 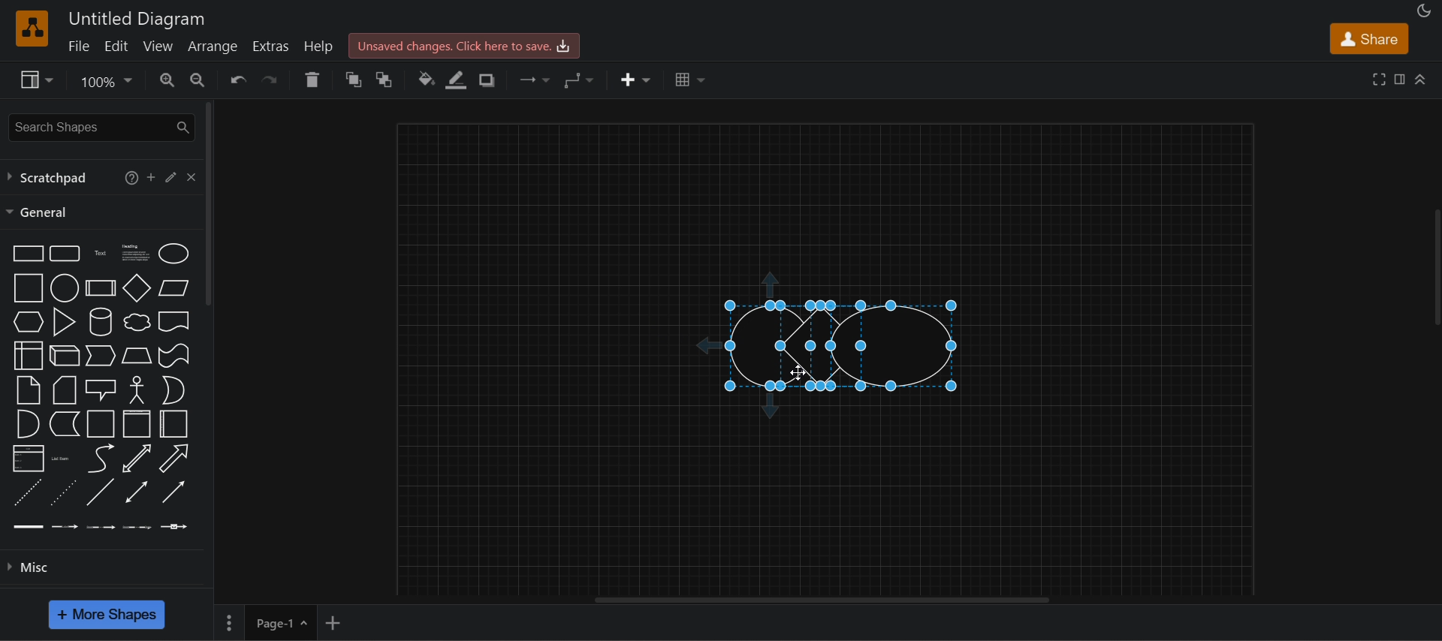 What do you see at coordinates (137, 355) in the screenshot?
I see `trapezoid` at bounding box center [137, 355].